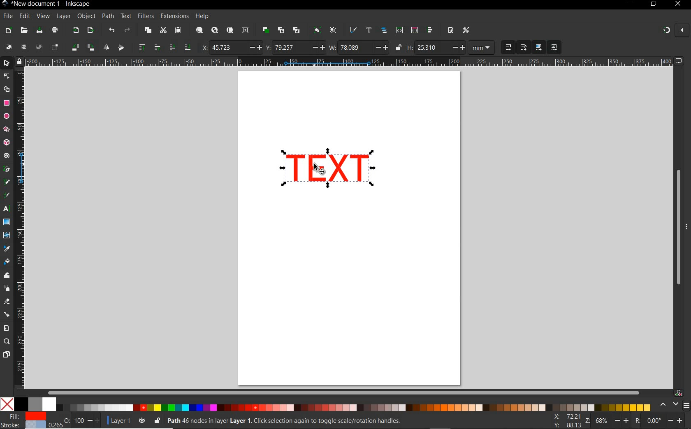 This screenshot has width=691, height=429. What do you see at coordinates (7, 169) in the screenshot?
I see `PEN TOOL` at bounding box center [7, 169].